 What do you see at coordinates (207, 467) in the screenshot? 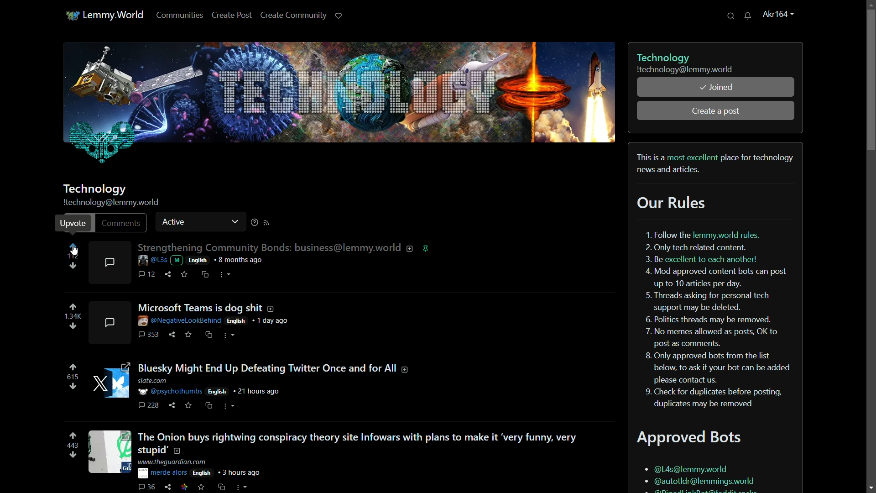
I see `post details` at bounding box center [207, 467].